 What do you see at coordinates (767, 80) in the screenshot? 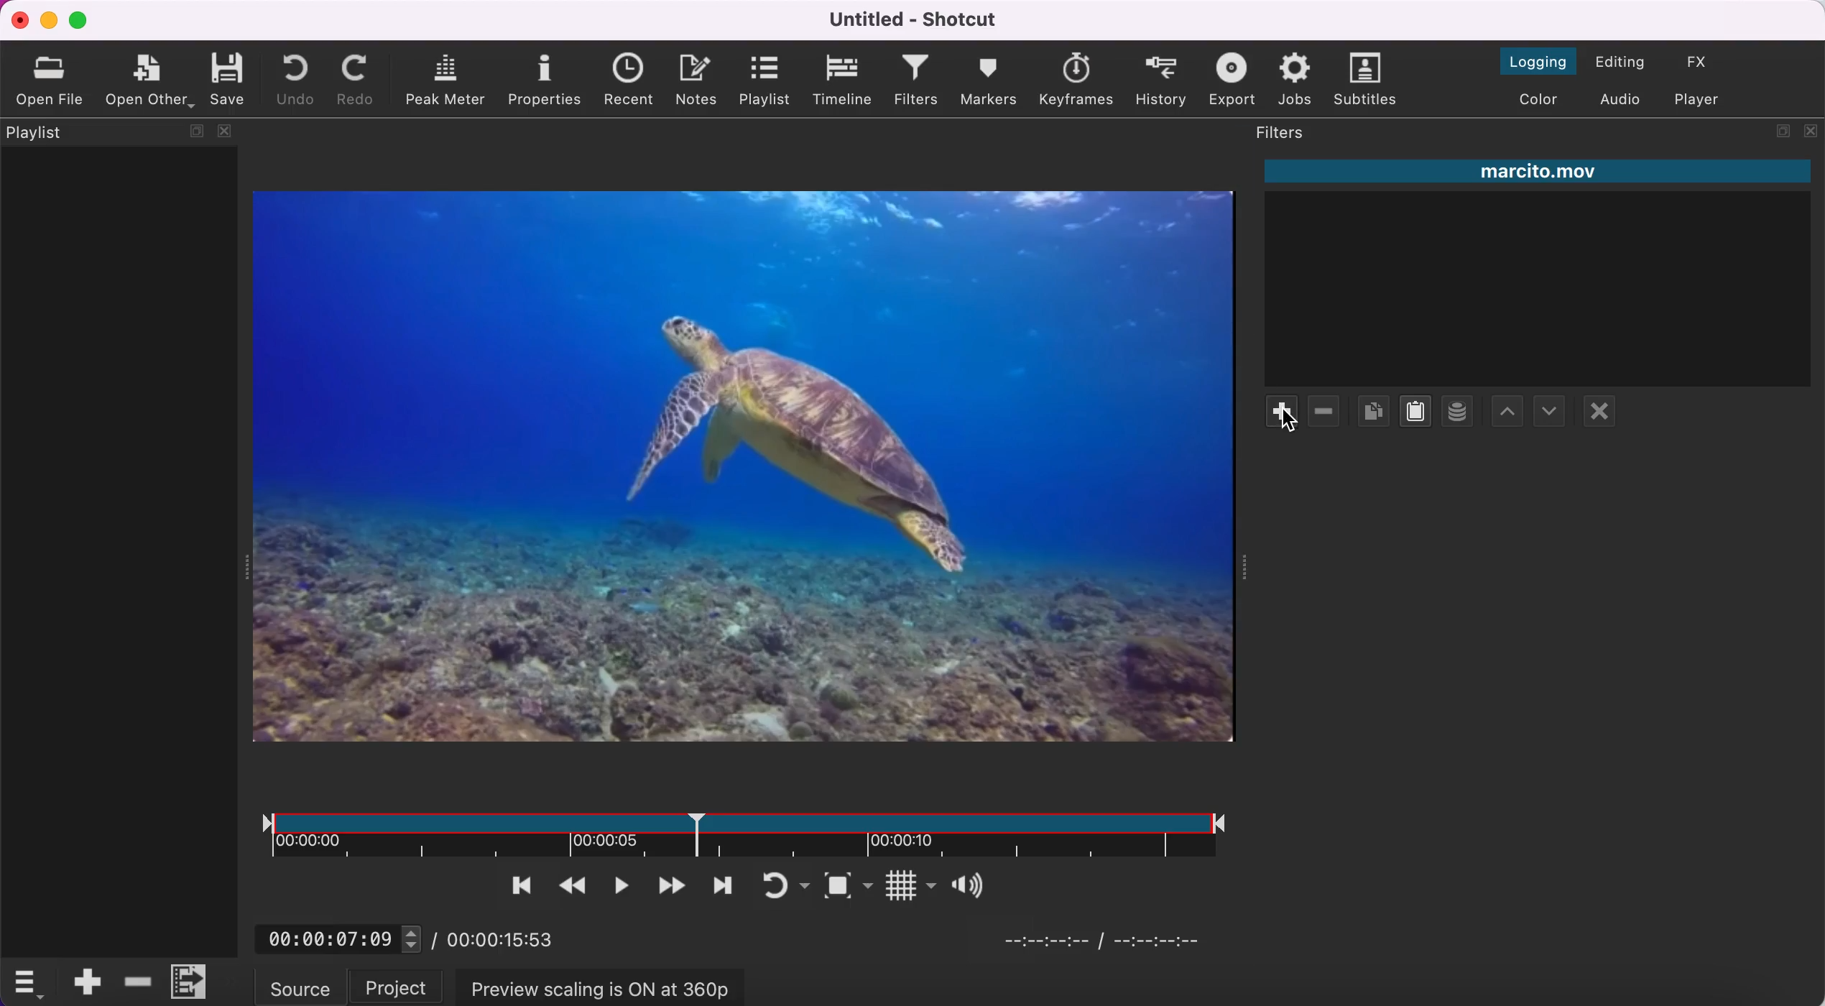
I see `playlist` at bounding box center [767, 80].